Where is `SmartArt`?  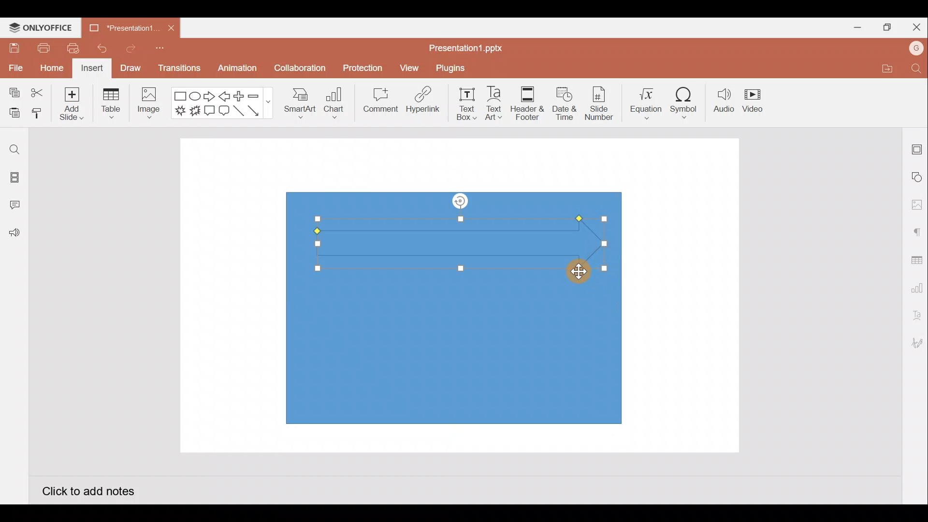 SmartArt is located at coordinates (299, 101).